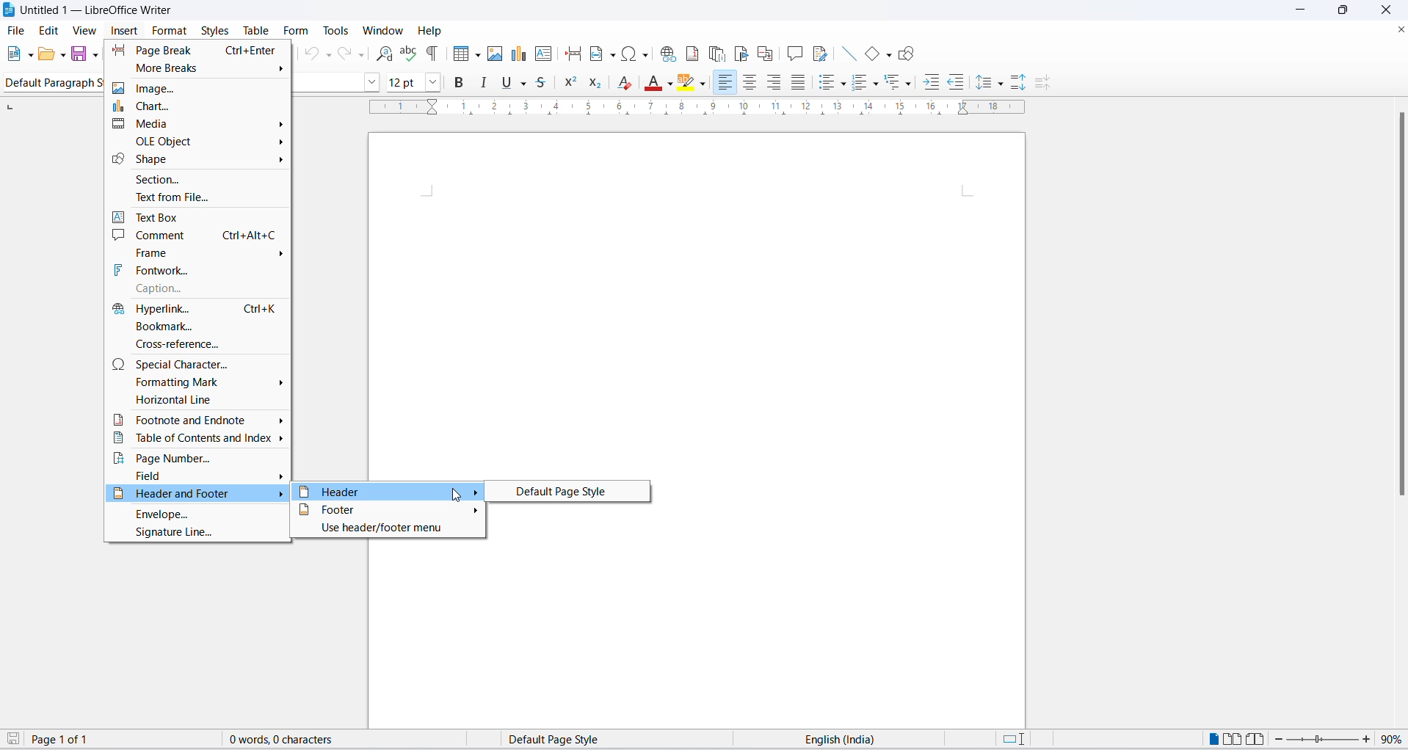 The width and height of the screenshot is (1408, 750). I want to click on help, so click(427, 30).